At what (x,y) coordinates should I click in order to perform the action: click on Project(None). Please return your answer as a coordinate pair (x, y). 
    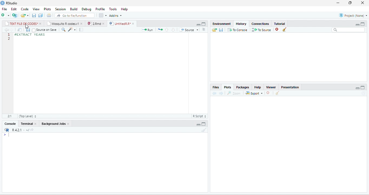
    Looking at the image, I should click on (353, 15).